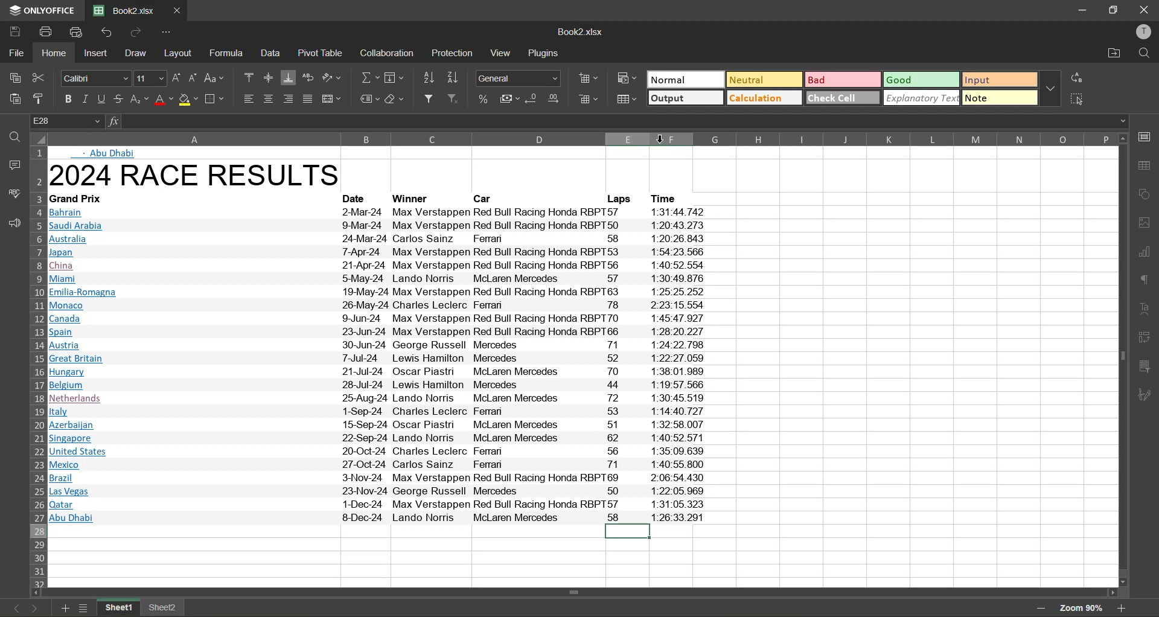 This screenshot has width=1159, height=617. Describe the element at coordinates (535, 97) in the screenshot. I see `decrease decimal` at that location.